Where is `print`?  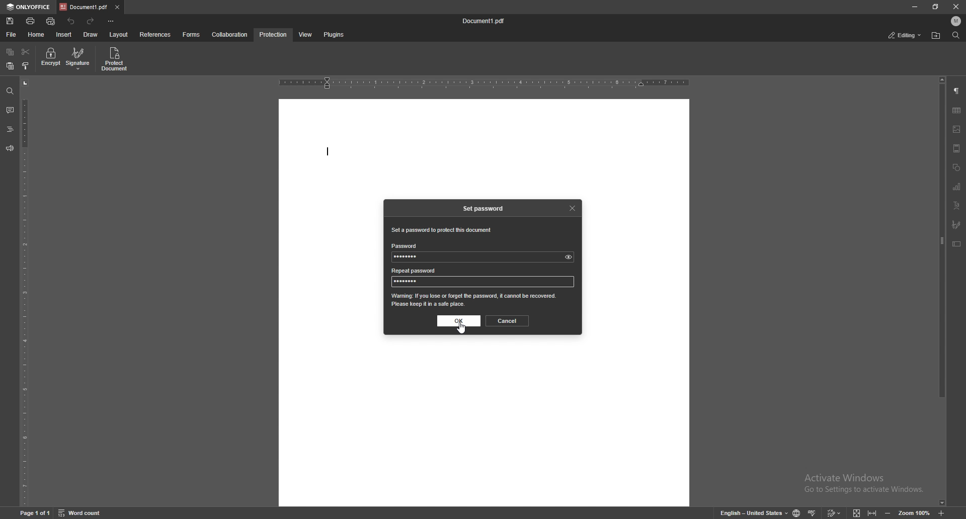
print is located at coordinates (31, 21).